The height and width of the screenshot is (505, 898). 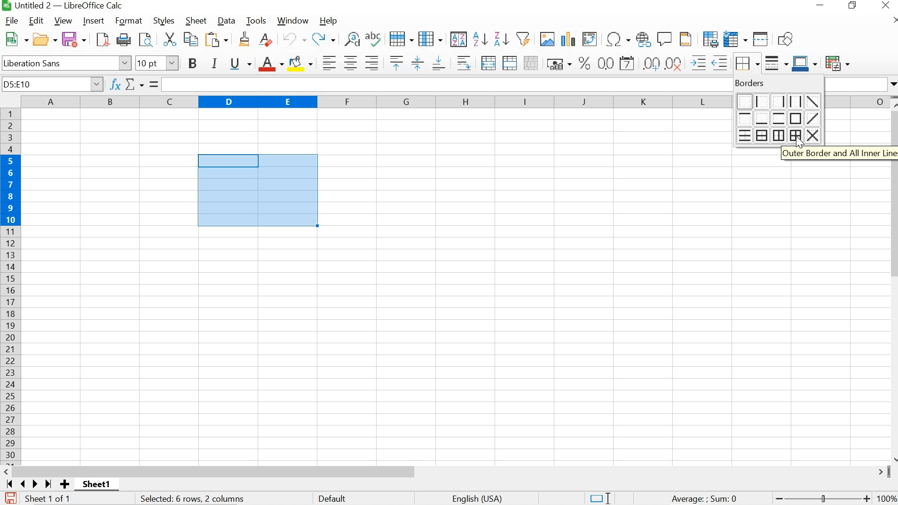 I want to click on top border, so click(x=745, y=118).